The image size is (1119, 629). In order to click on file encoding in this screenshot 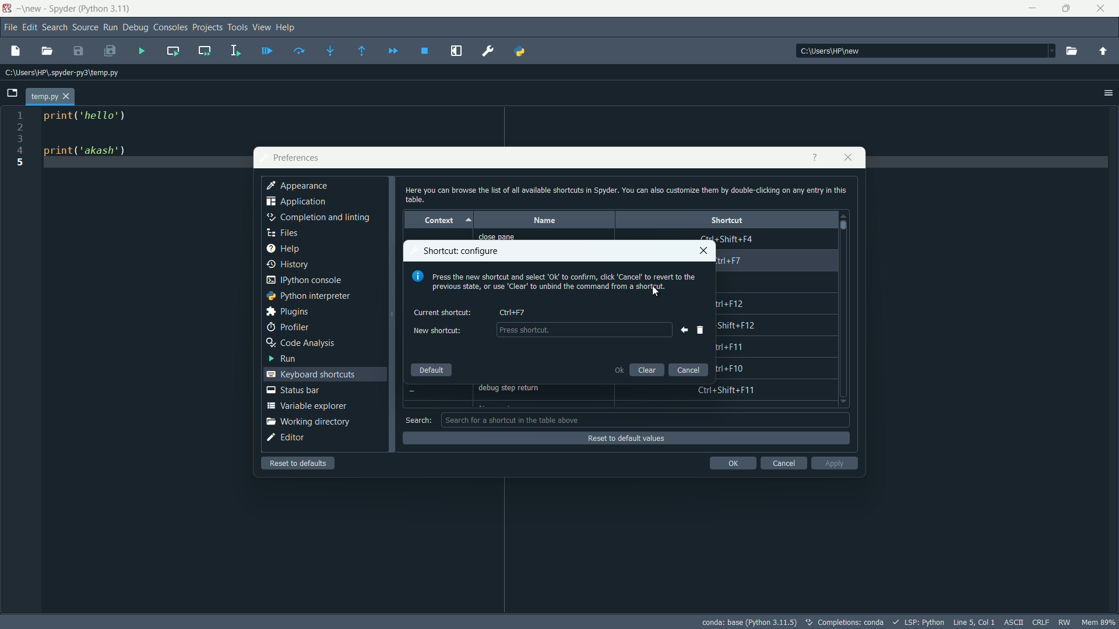, I will do `click(1012, 621)`.